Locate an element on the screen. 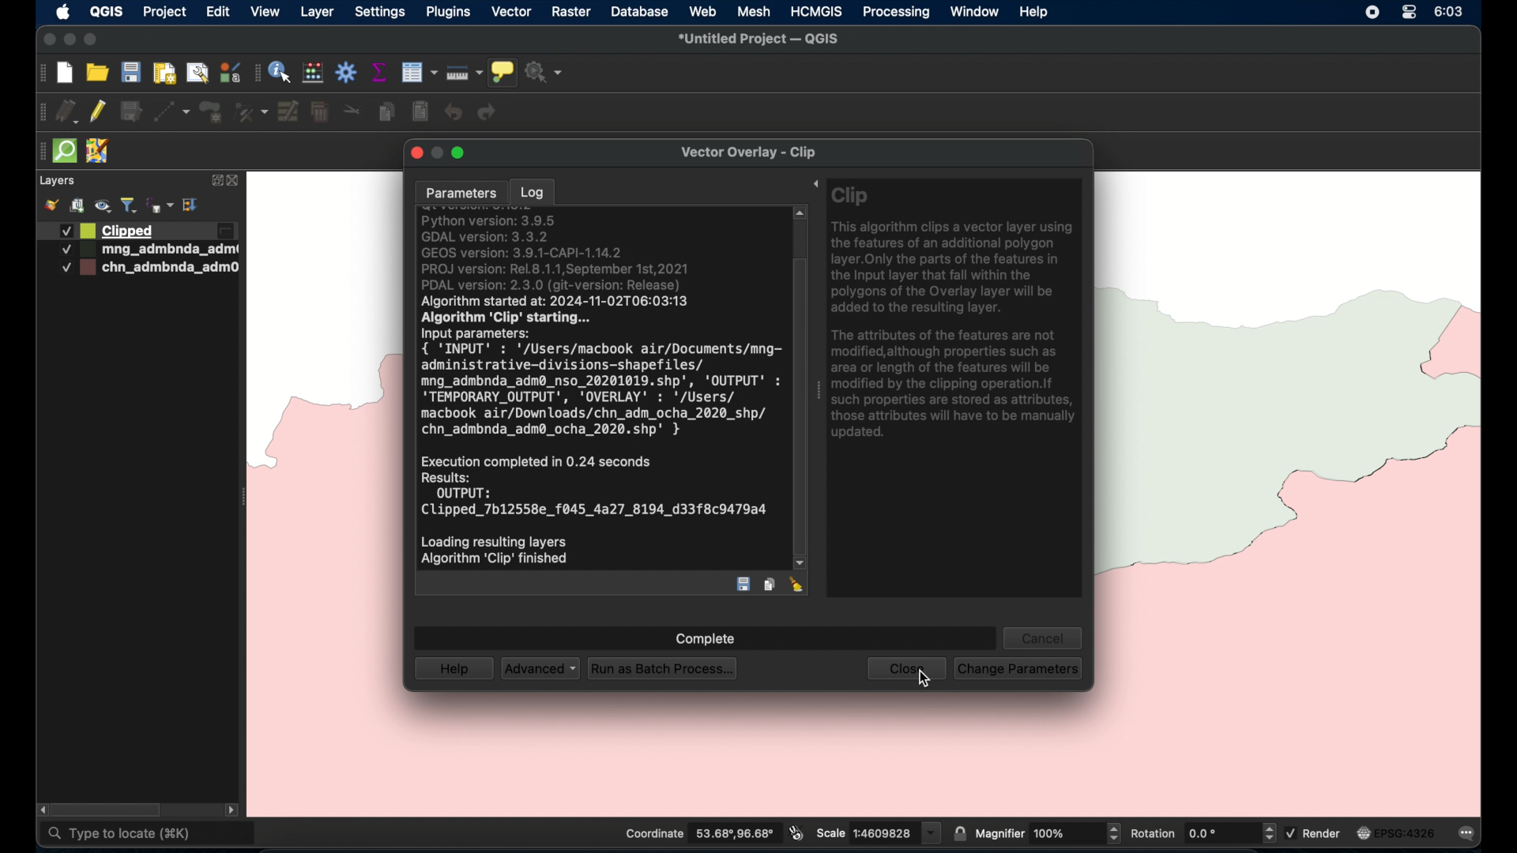 This screenshot has height=853, width=1517. cut is located at coordinates (352, 109).